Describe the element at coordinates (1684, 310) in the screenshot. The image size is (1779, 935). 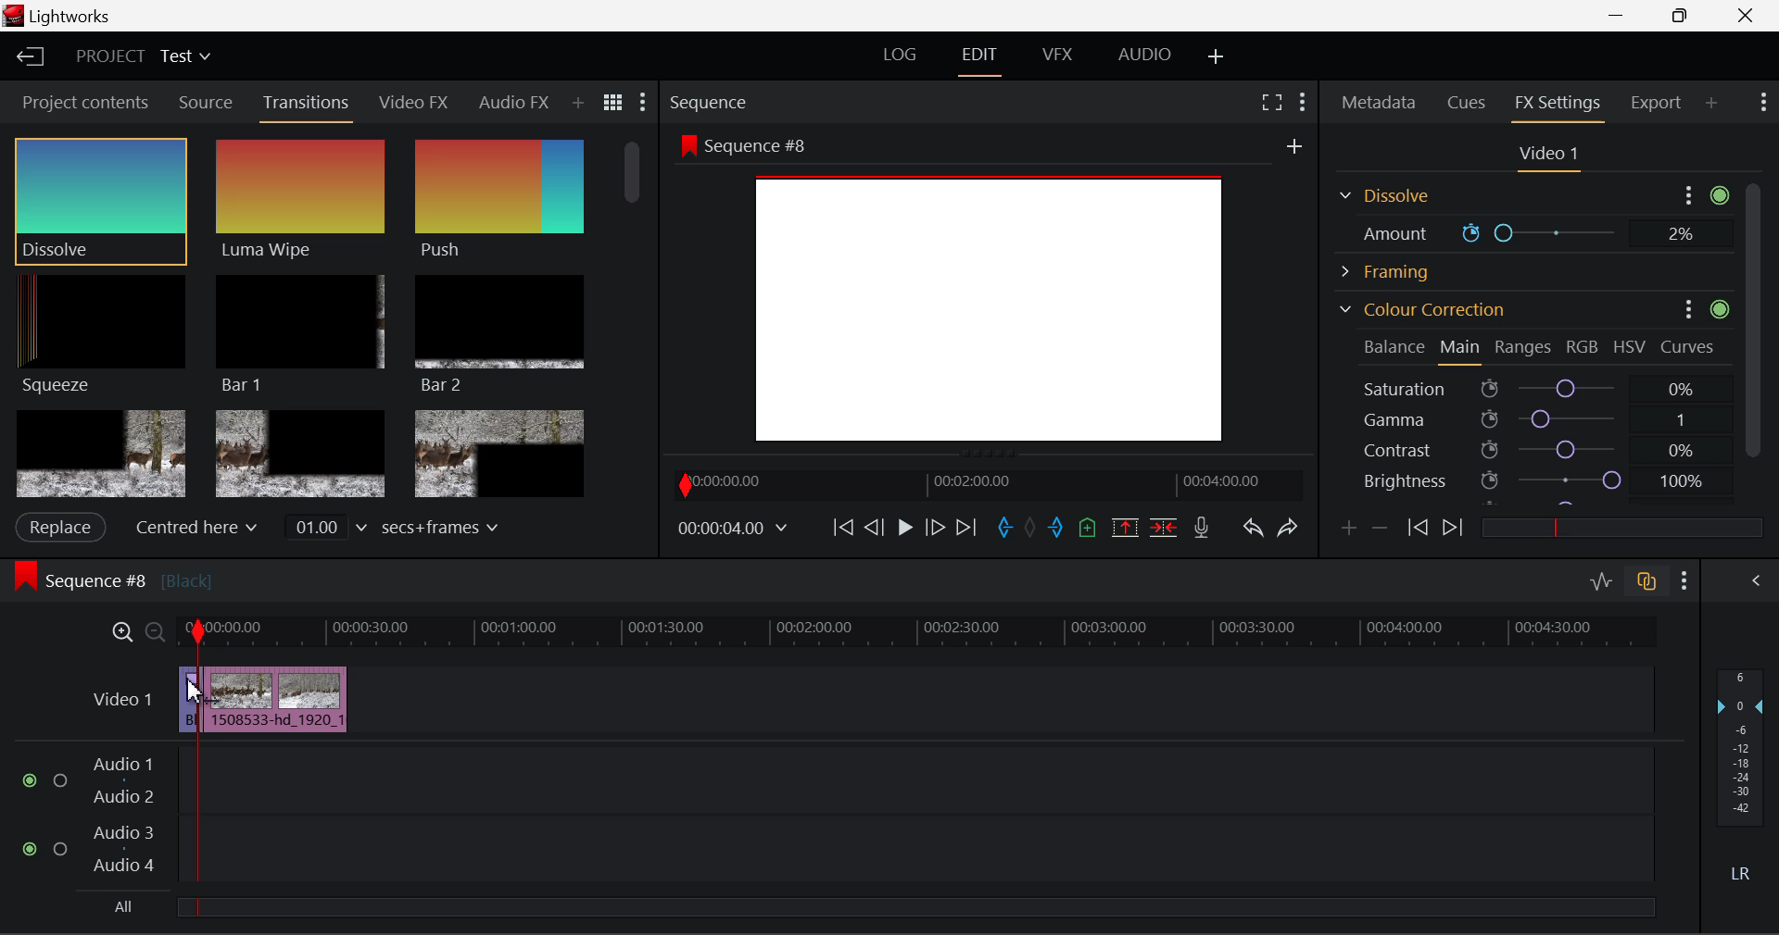
I see `Options` at that location.